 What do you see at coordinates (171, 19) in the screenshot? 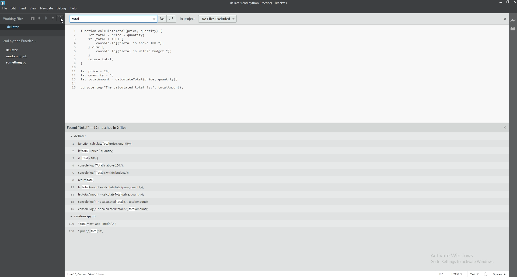
I see `regular expression` at bounding box center [171, 19].